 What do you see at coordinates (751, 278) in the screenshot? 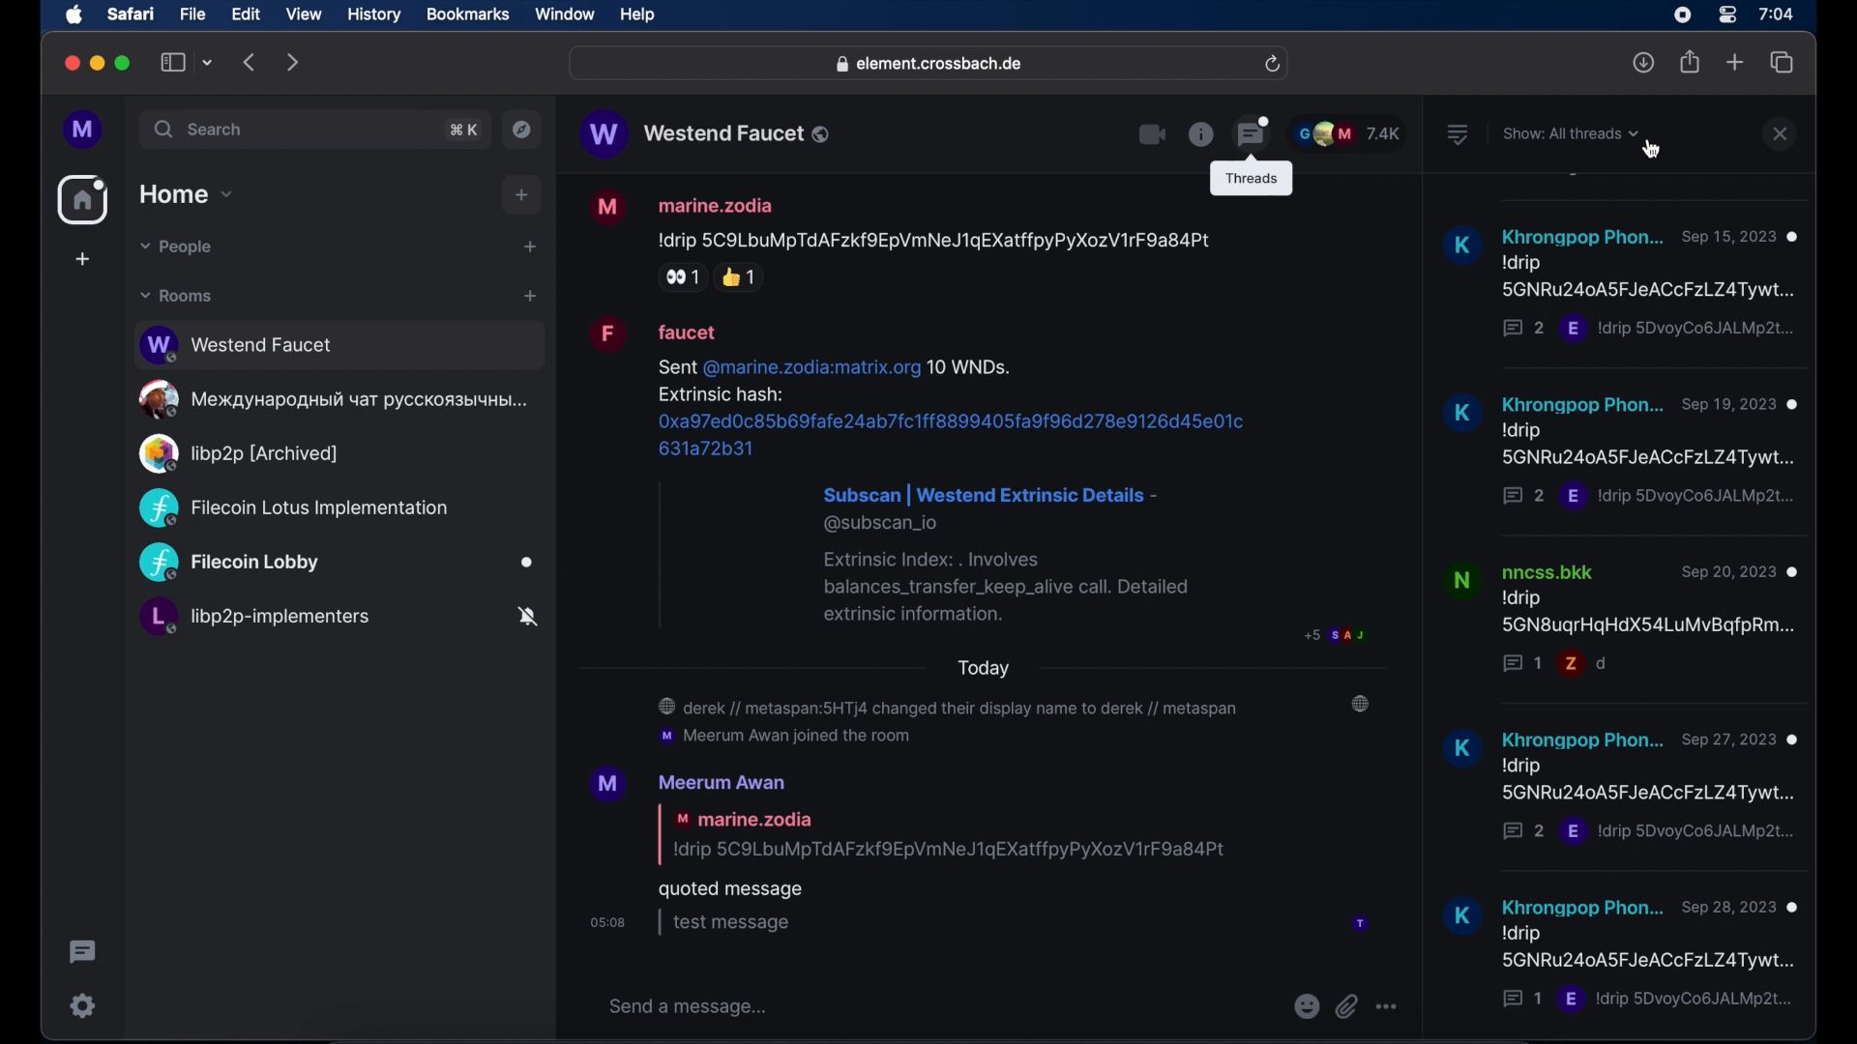
I see `thumbs up reaction` at bounding box center [751, 278].